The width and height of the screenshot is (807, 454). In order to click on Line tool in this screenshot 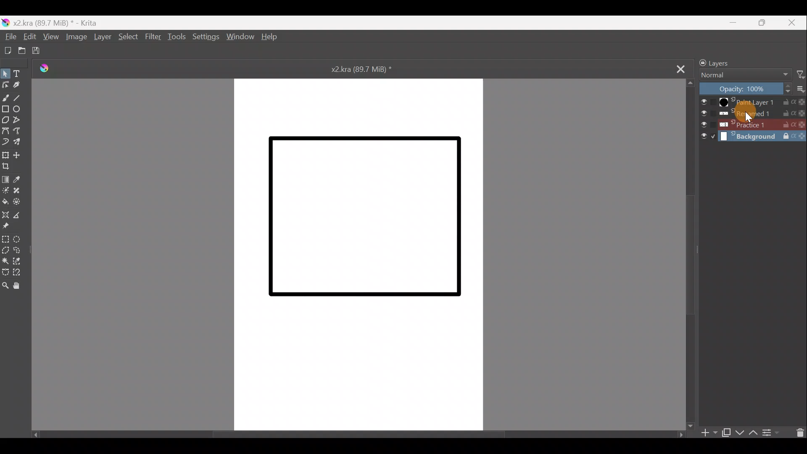, I will do `click(24, 98)`.